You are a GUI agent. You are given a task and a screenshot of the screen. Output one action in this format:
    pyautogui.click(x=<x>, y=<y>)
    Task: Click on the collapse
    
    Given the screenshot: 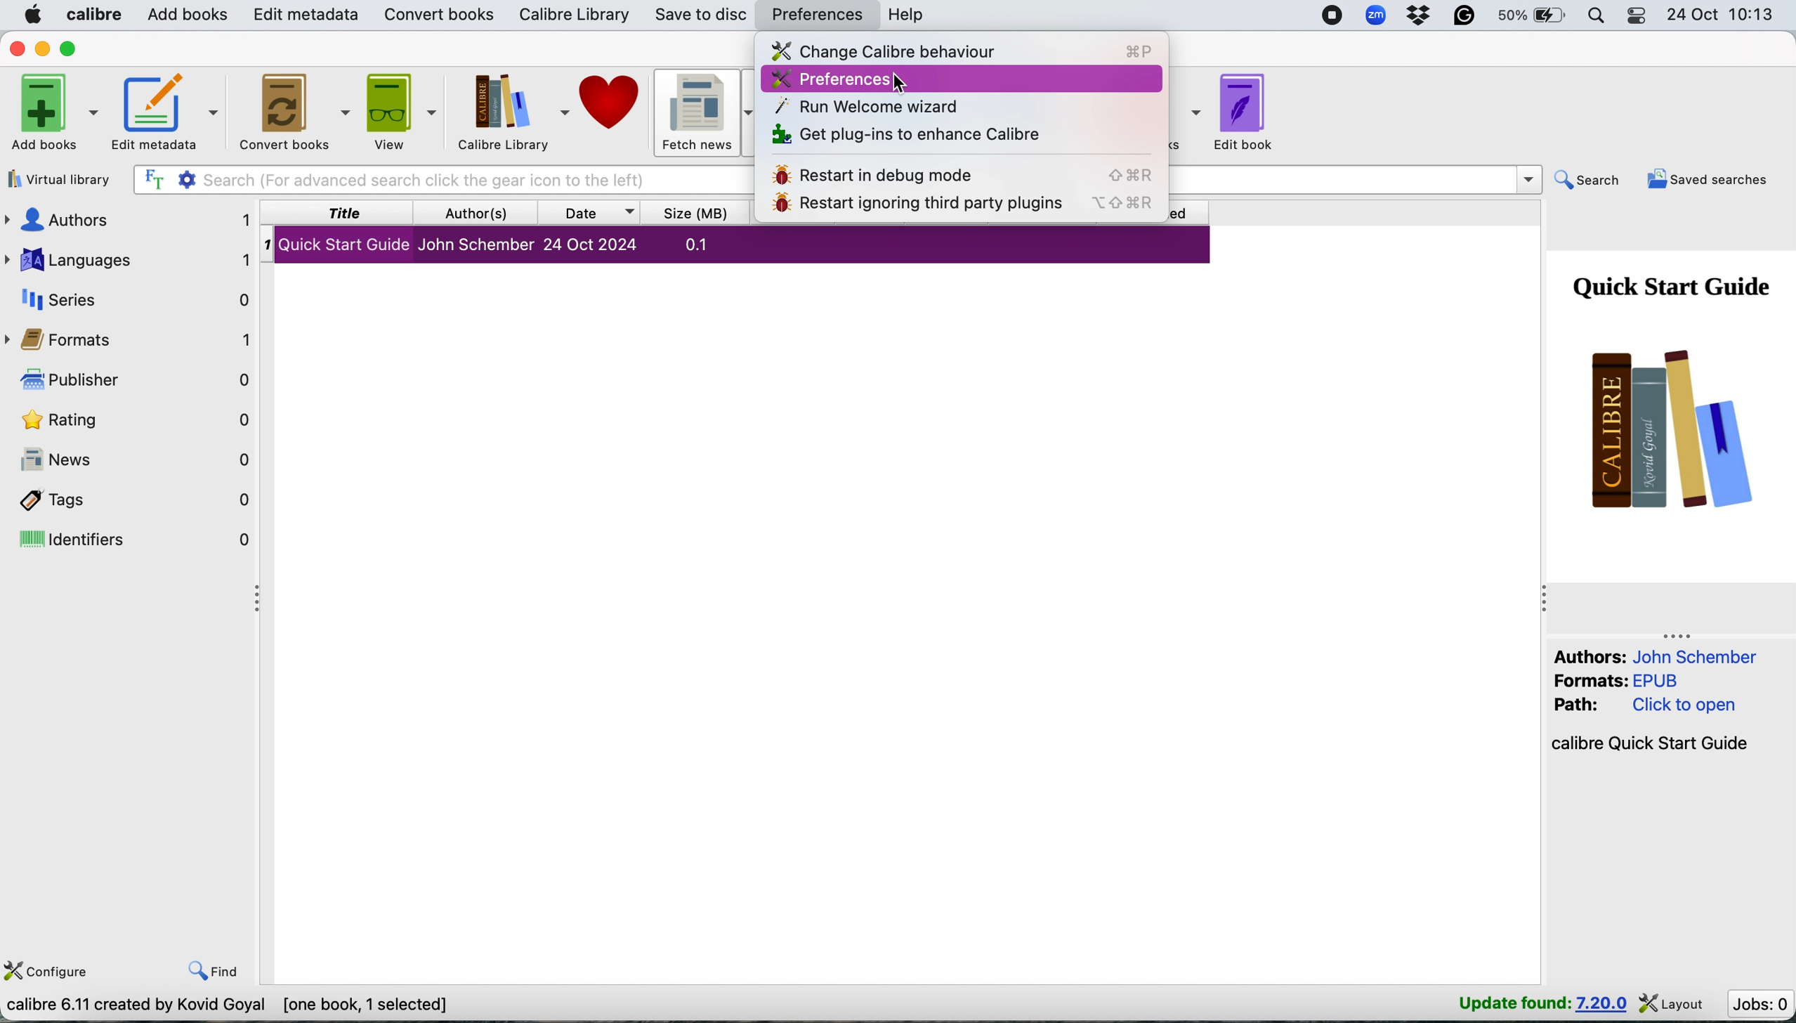 What is the action you would take?
    pyautogui.click(x=254, y=601)
    